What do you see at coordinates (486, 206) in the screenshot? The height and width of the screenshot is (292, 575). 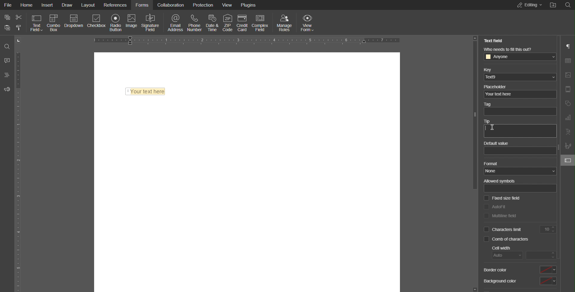 I see `checkbox` at bounding box center [486, 206].